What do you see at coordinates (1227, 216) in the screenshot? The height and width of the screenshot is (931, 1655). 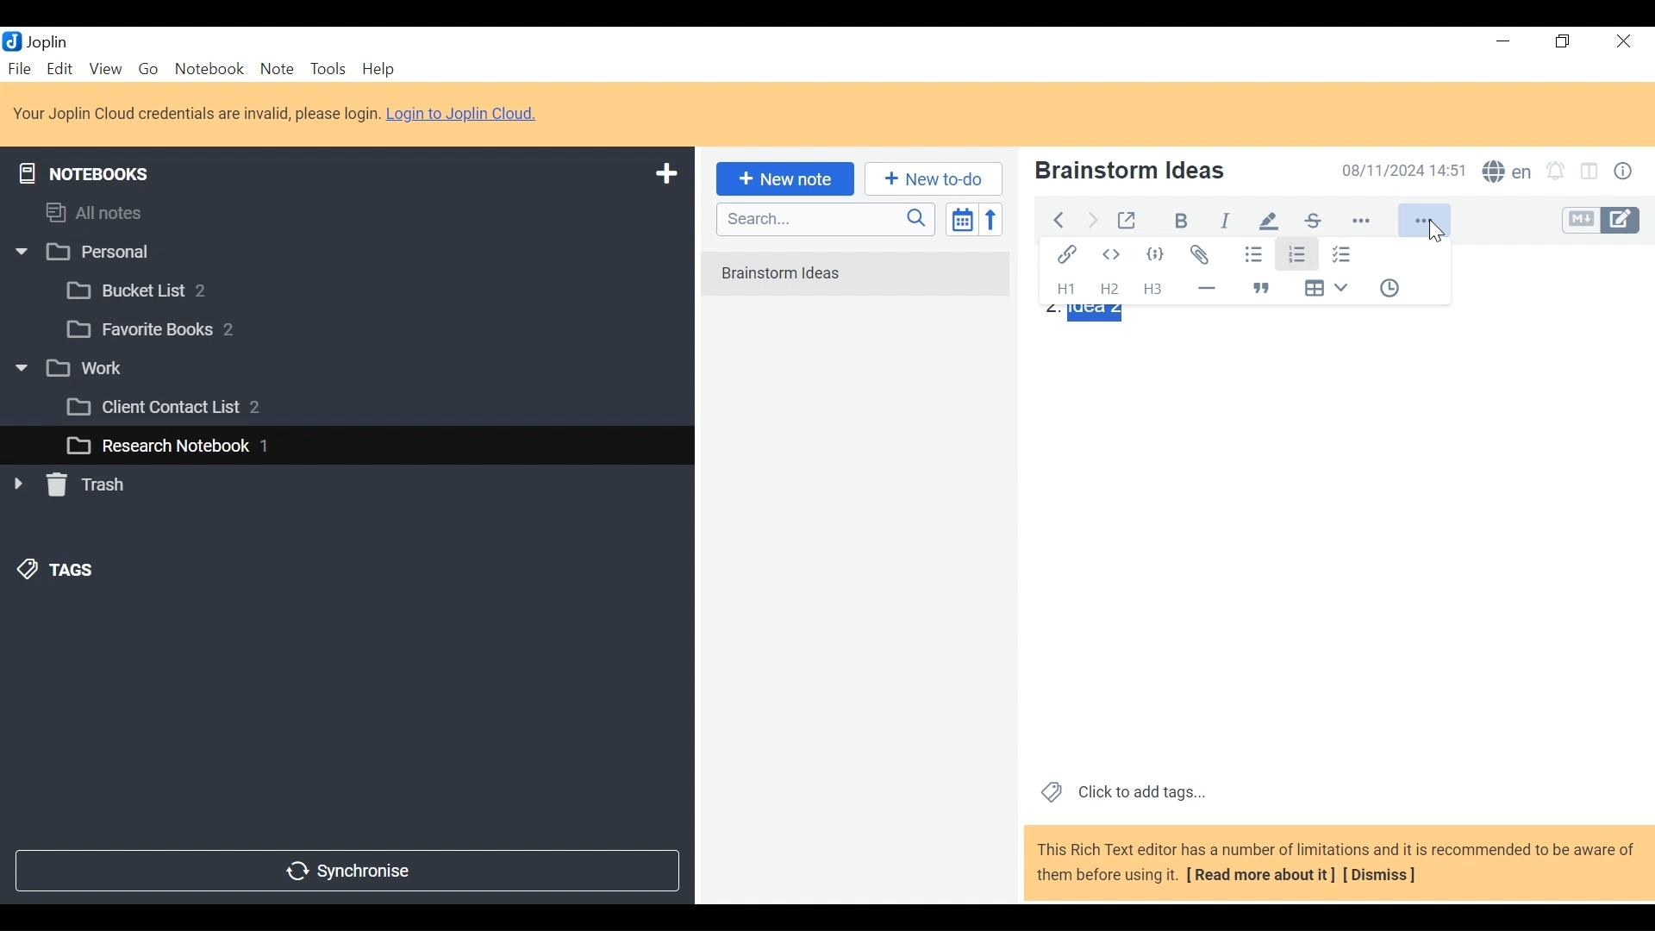 I see `italiac` at bounding box center [1227, 216].